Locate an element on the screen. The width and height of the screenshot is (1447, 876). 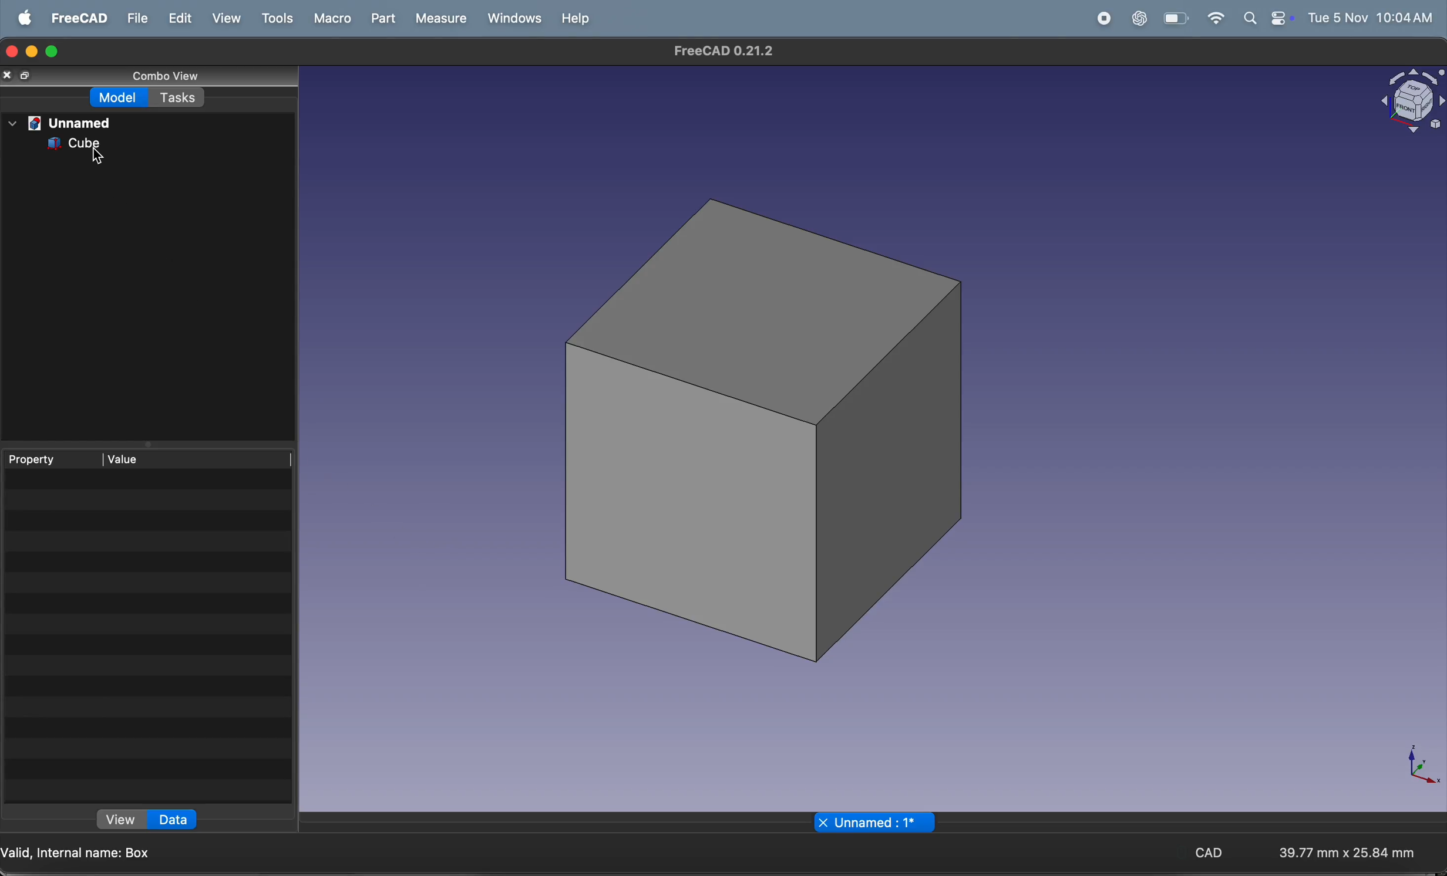
part is located at coordinates (383, 18).